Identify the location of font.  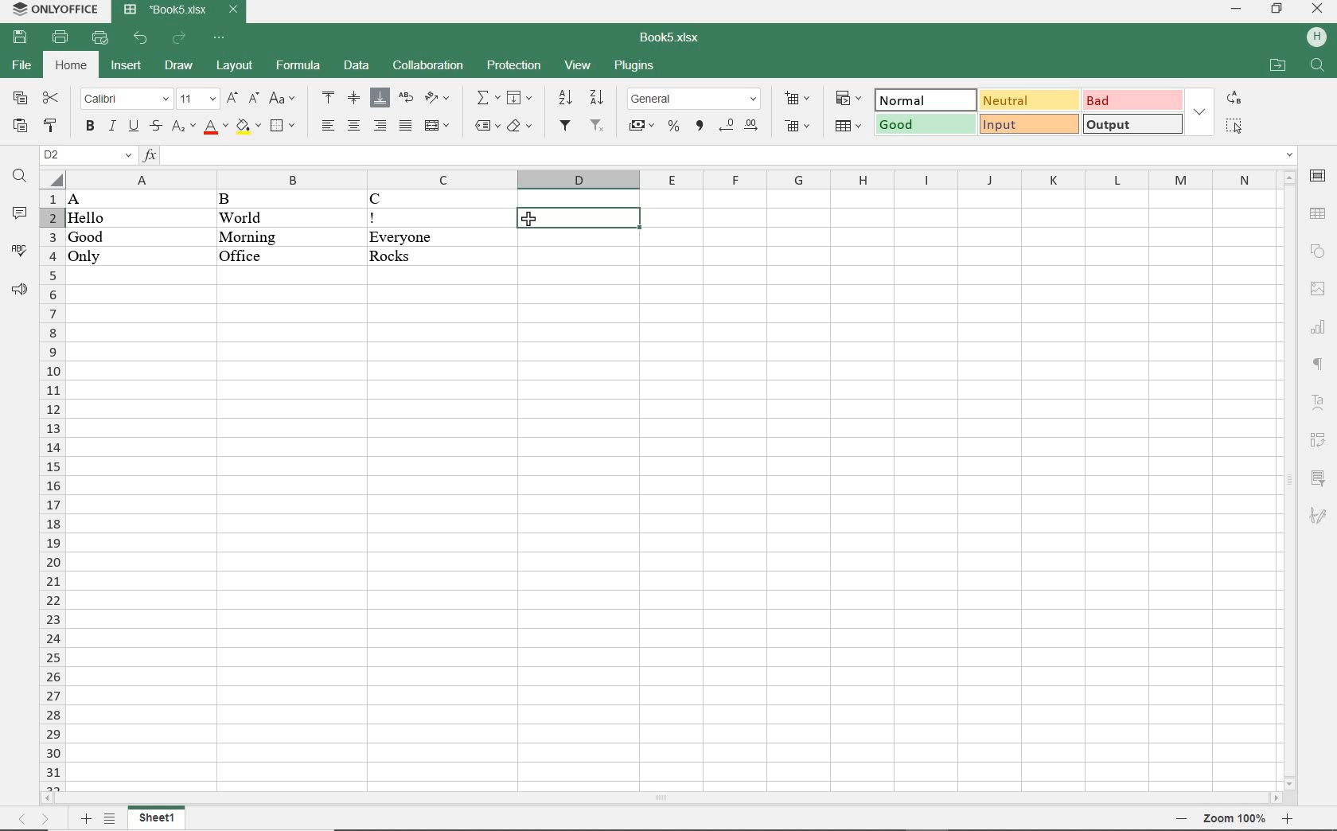
(124, 99).